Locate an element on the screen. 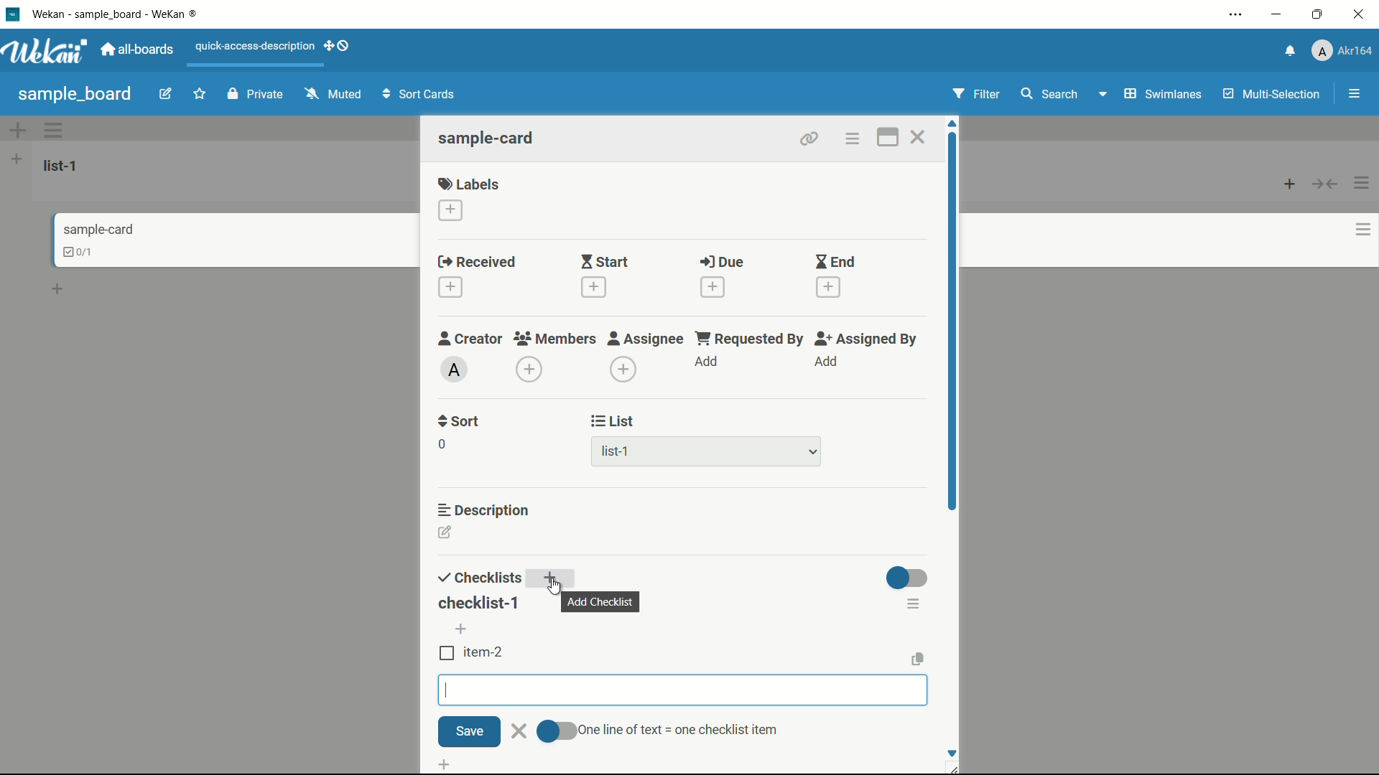 The image size is (1379, 775). end is located at coordinates (835, 263).